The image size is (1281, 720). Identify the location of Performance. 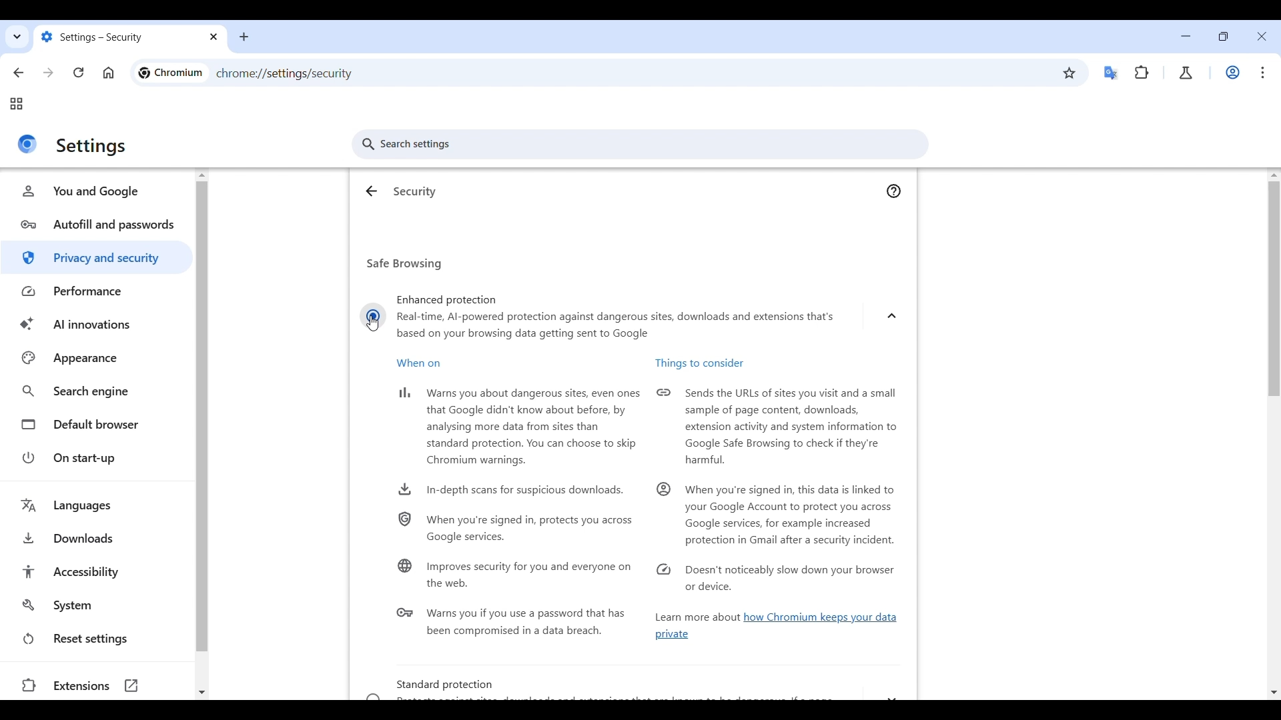
(98, 291).